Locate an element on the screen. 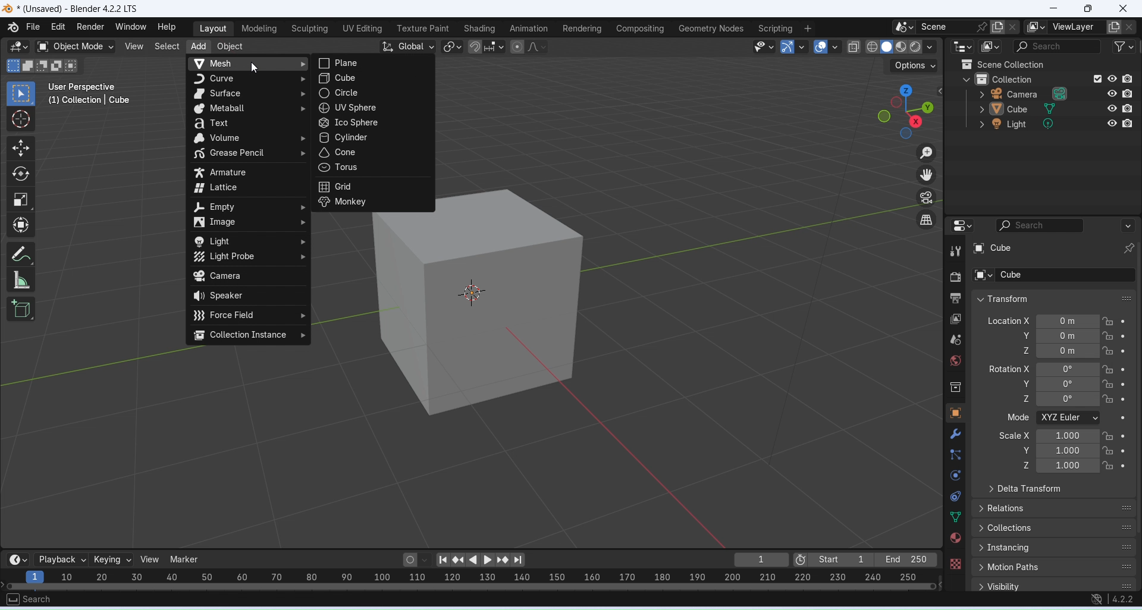 This screenshot has width=1142, height=610. Physics is located at coordinates (955, 474).